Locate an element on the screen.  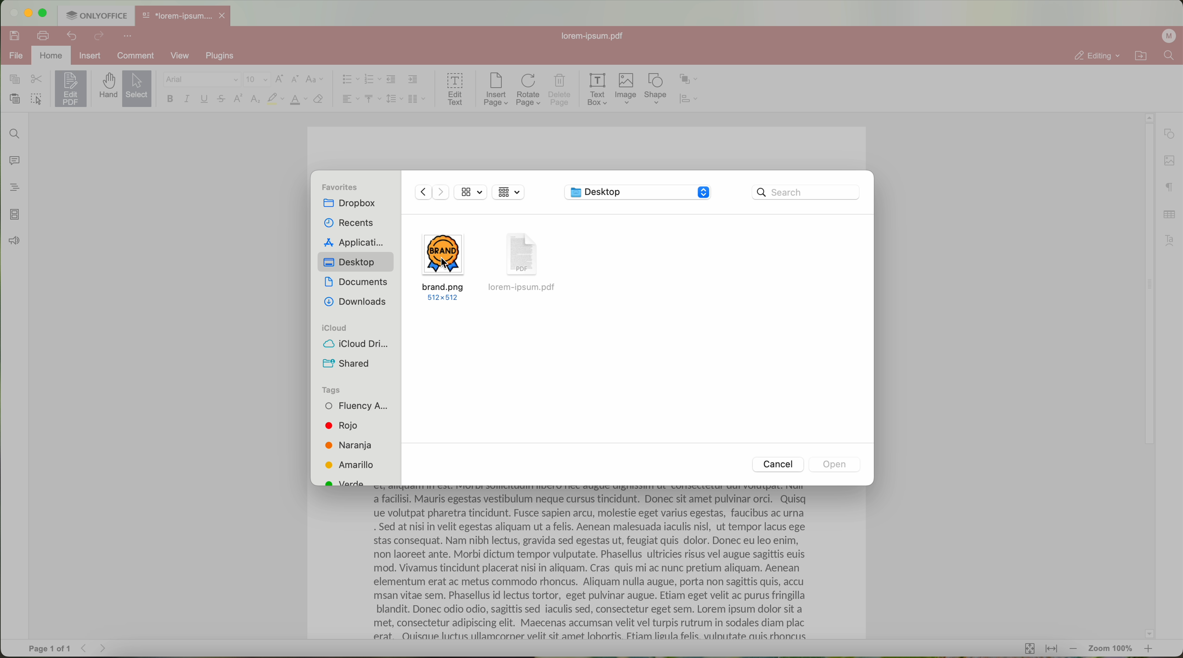
icloud is located at coordinates (334, 328).